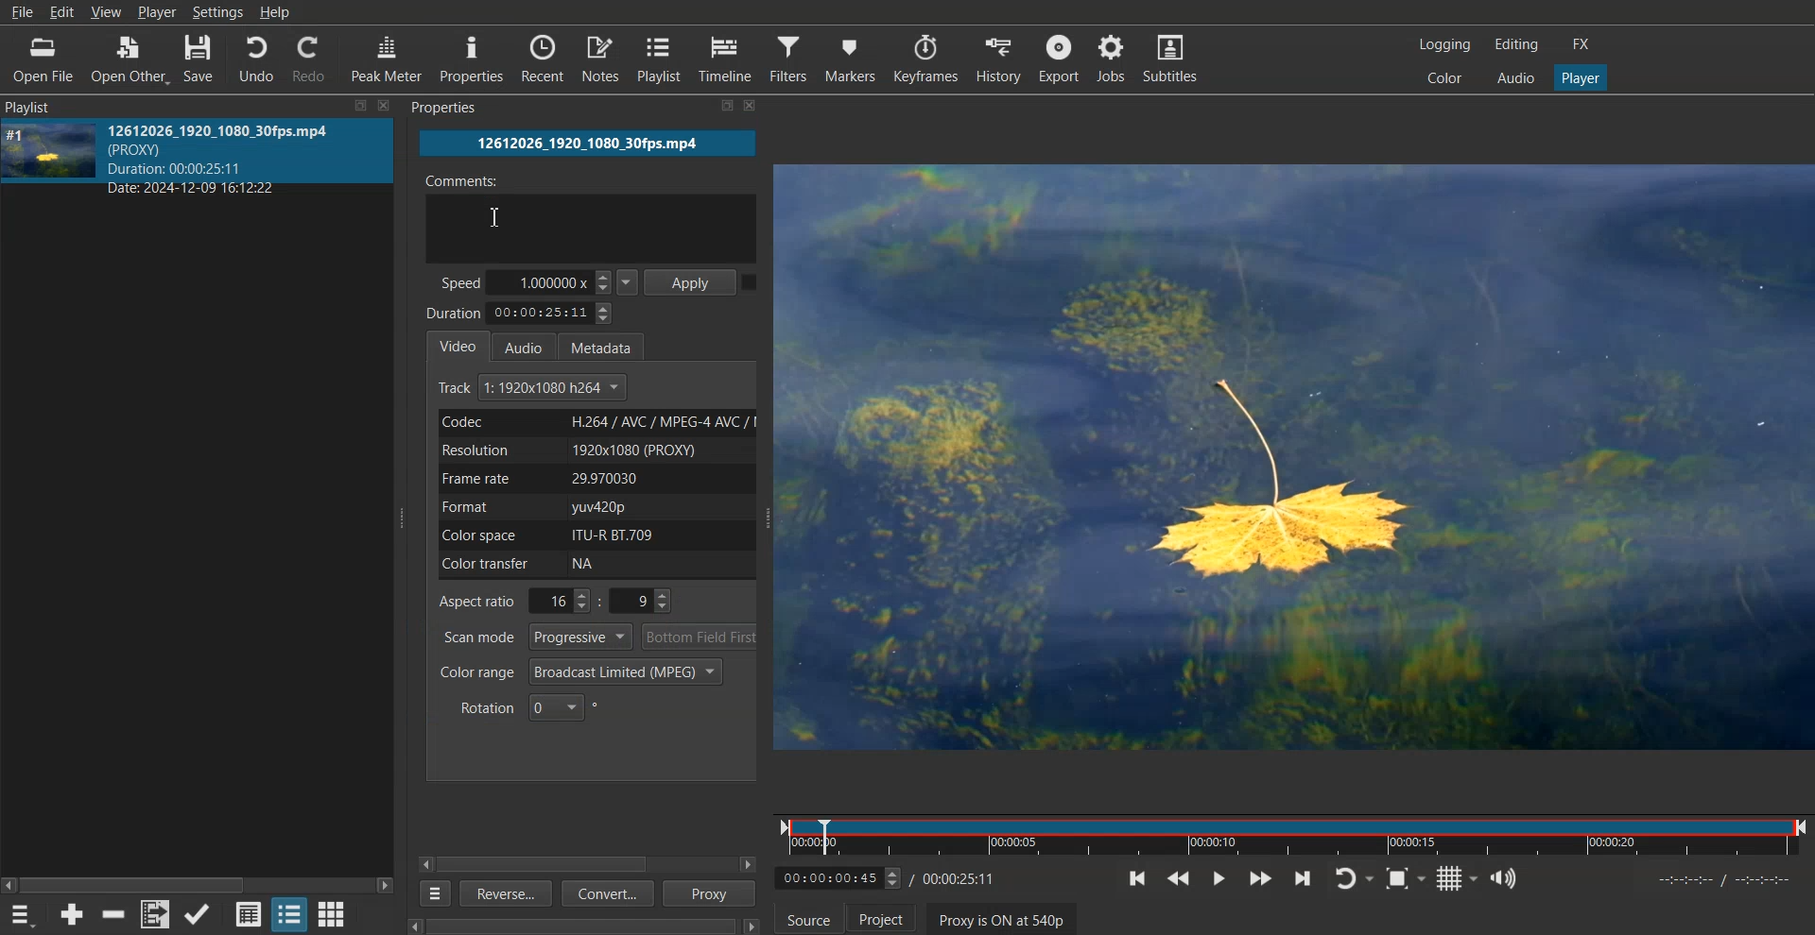 The height and width of the screenshot is (935, 1815). I want to click on Bottom field First, so click(700, 637).